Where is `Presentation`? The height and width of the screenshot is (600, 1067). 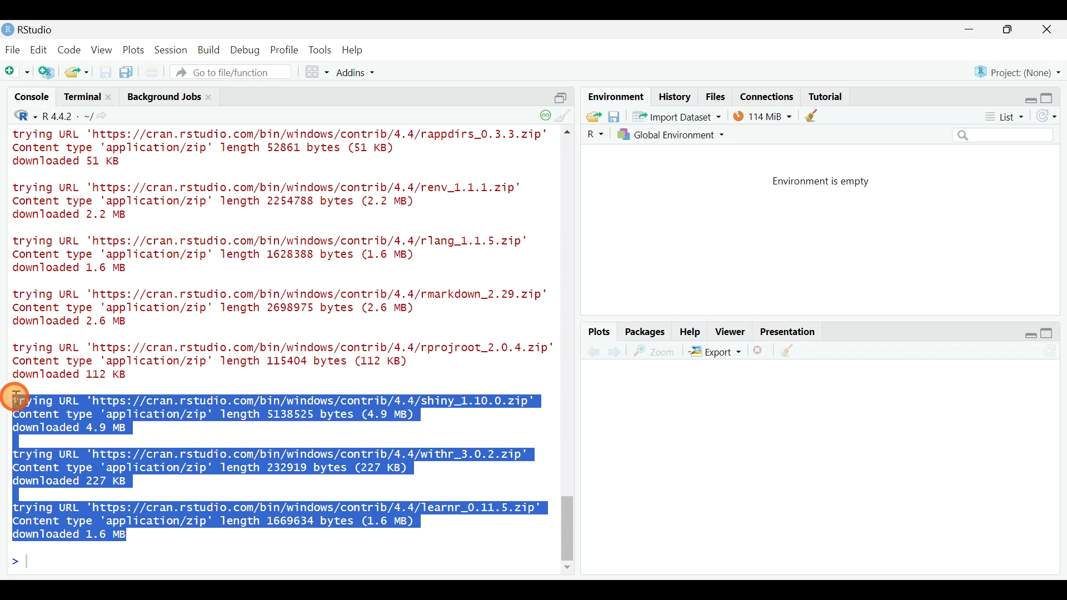
Presentation is located at coordinates (790, 332).